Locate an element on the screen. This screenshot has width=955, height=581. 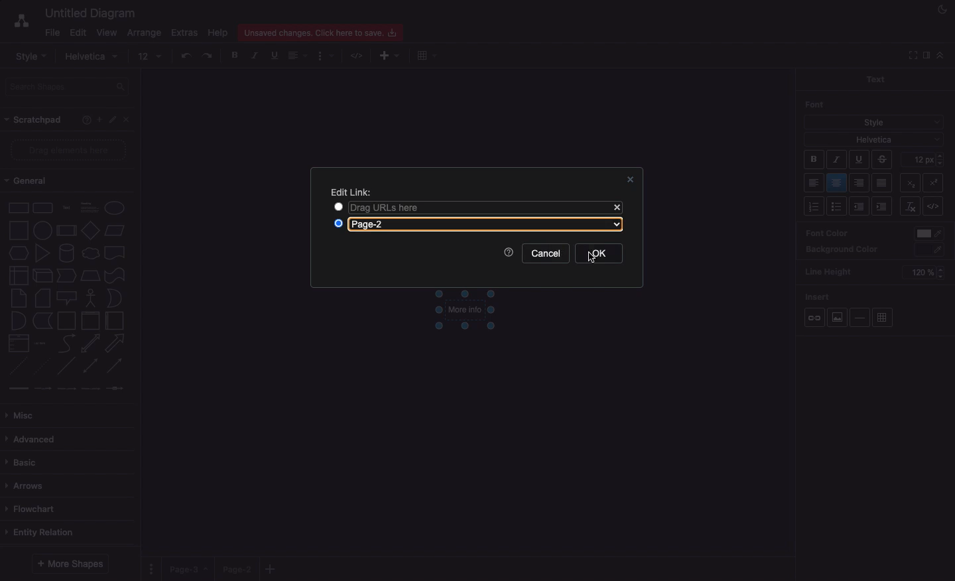
card is located at coordinates (43, 297).